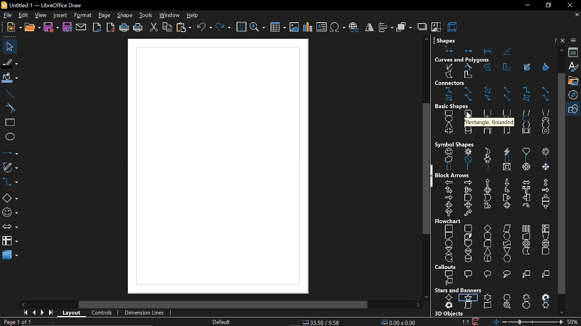 This screenshot has height=326, width=581. I want to click on restore down, so click(547, 5).